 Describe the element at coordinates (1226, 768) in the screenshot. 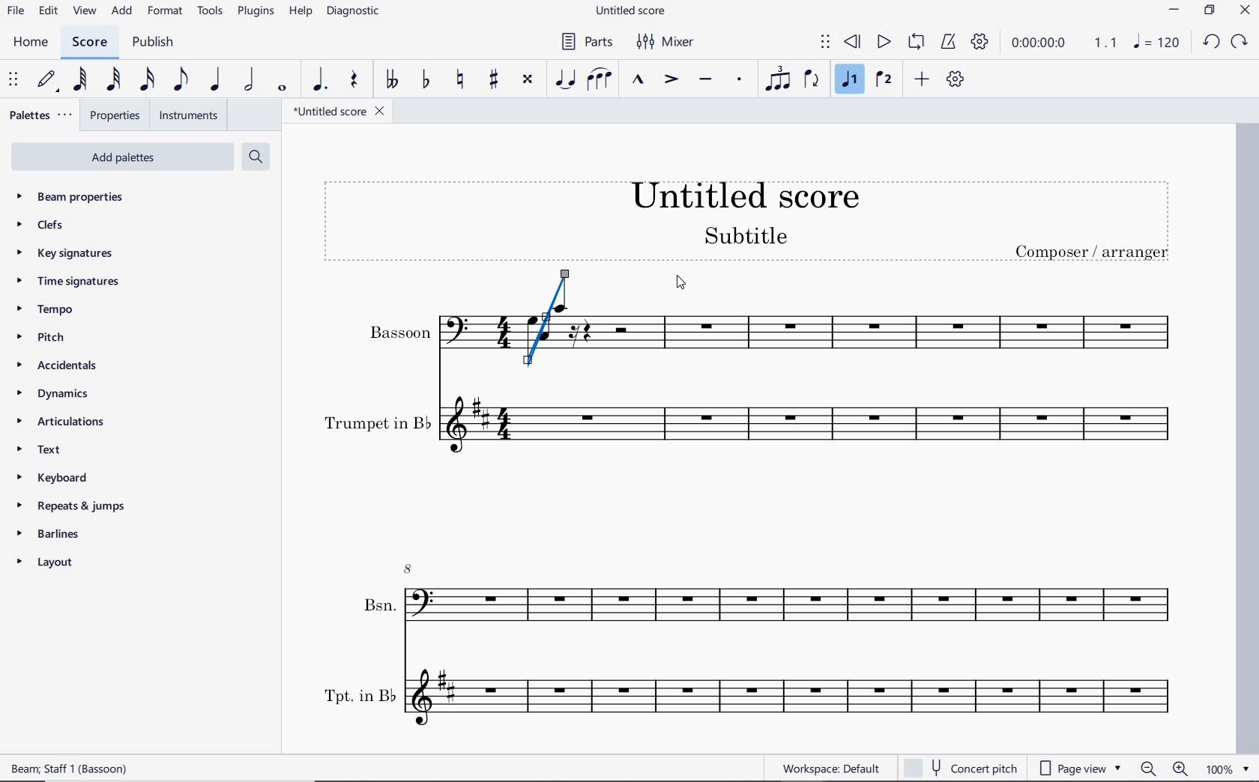

I see `zoom factor` at that location.